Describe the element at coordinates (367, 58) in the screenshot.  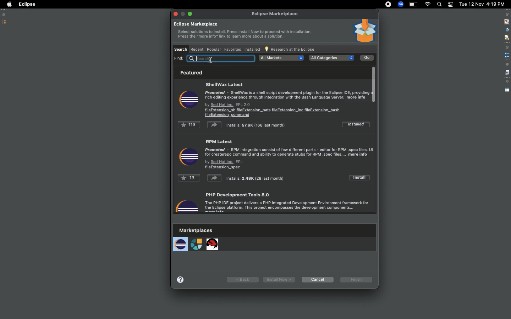
I see `go` at that location.